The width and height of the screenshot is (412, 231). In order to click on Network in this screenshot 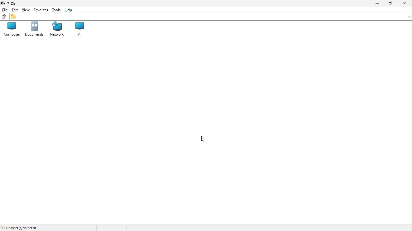, I will do `click(57, 30)`.